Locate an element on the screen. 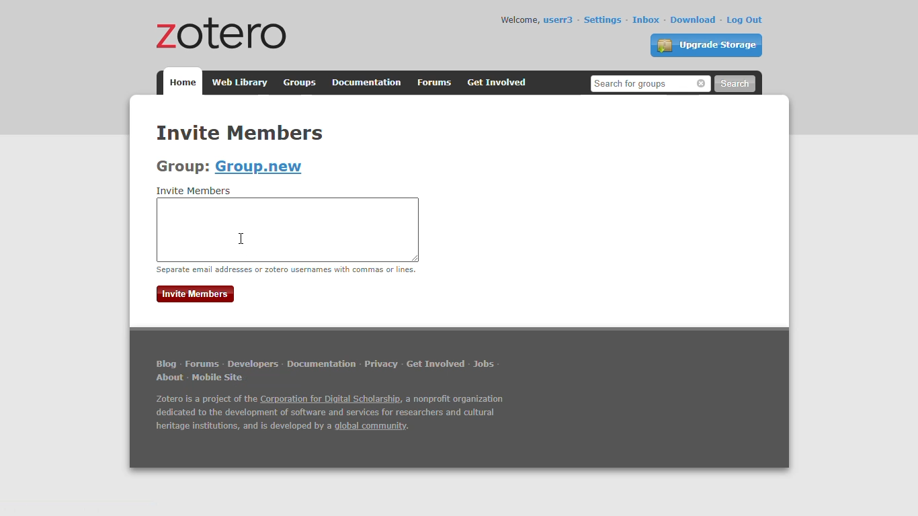  search for people is located at coordinates (649, 83).